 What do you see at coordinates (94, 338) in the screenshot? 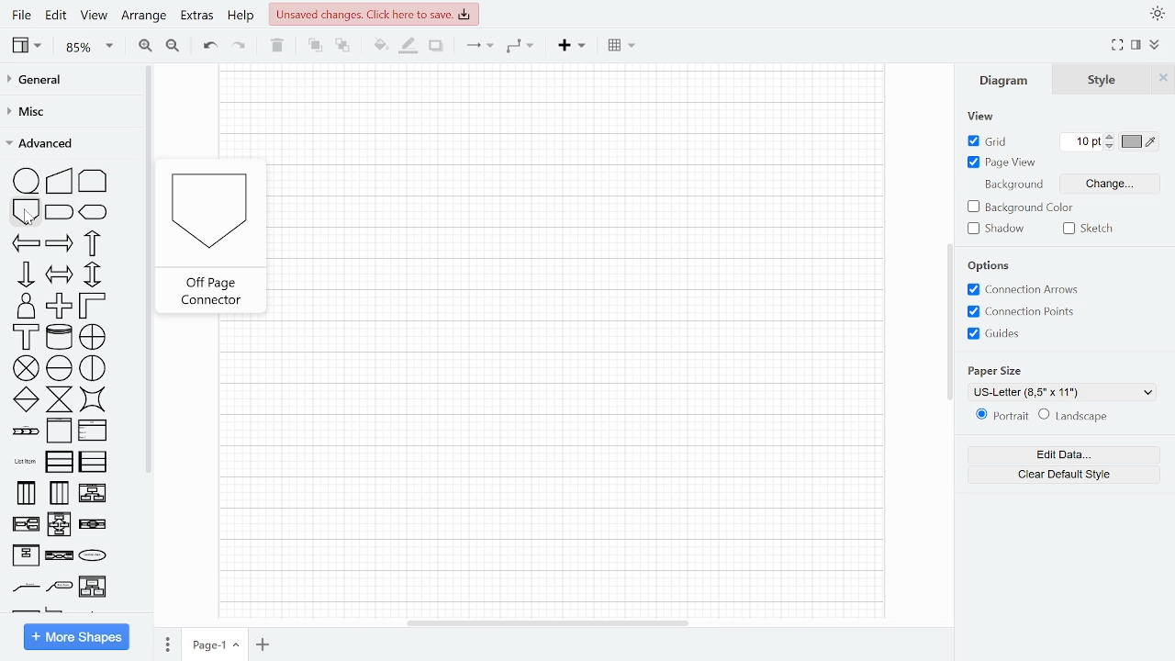
I see `or` at bounding box center [94, 338].